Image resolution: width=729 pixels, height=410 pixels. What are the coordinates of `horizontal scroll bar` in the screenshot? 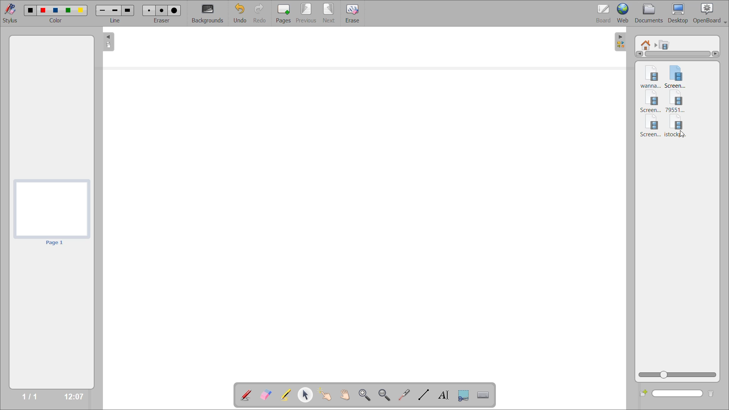 It's located at (678, 55).